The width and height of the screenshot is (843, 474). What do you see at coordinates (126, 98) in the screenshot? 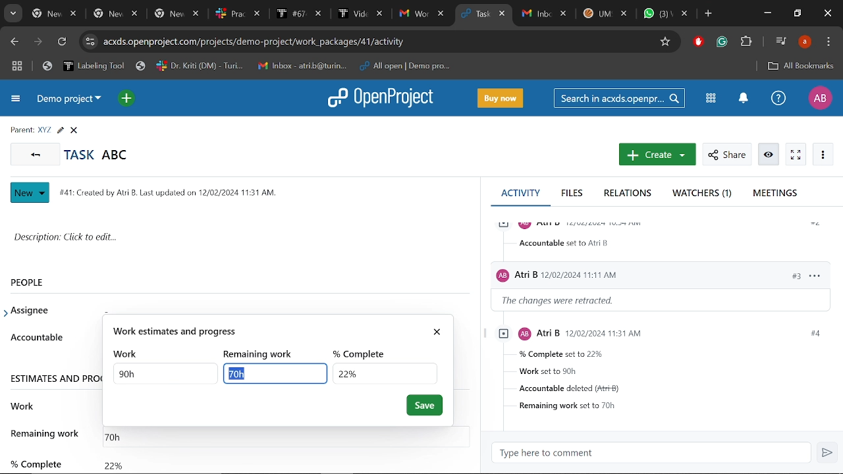
I see `Open quick add menu` at bounding box center [126, 98].